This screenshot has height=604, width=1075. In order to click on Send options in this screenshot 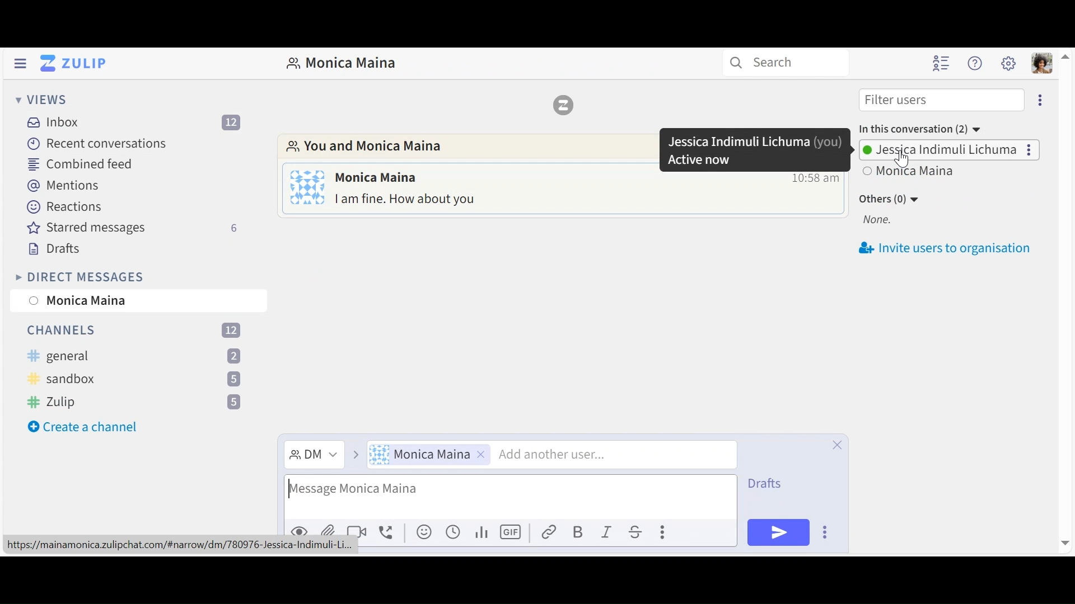, I will do `click(828, 533)`.